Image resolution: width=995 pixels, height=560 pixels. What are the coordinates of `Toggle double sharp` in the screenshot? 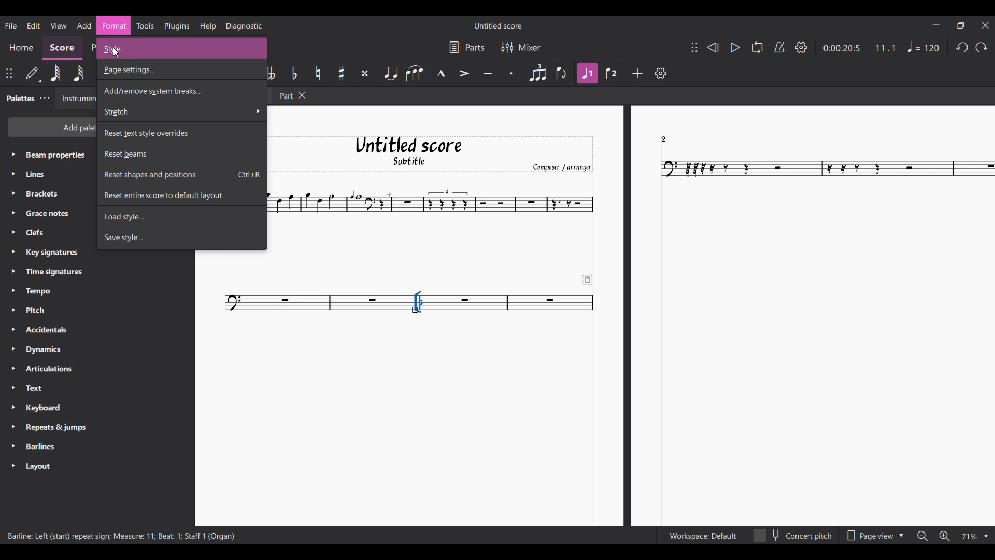 It's located at (364, 74).